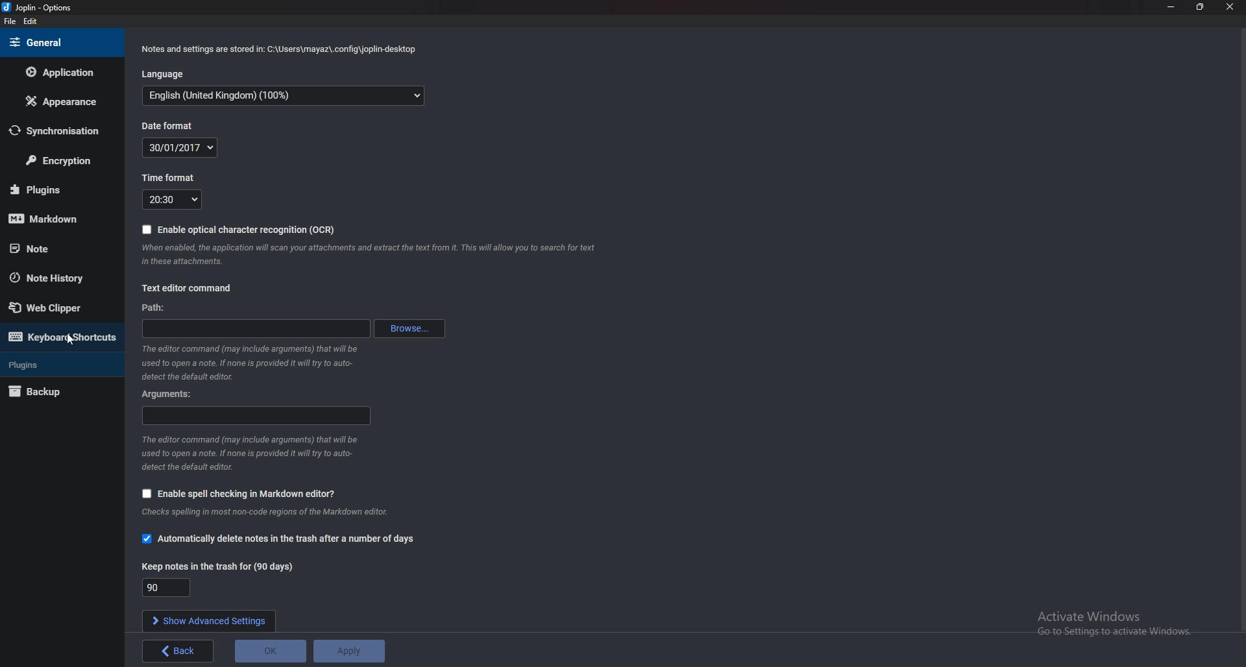 The image size is (1246, 667). Describe the element at coordinates (245, 454) in the screenshot. I see `The editor command (may include arguments) that will be
used to open a note. If none is provided it will ry to auto-
detect the default editor.` at that location.